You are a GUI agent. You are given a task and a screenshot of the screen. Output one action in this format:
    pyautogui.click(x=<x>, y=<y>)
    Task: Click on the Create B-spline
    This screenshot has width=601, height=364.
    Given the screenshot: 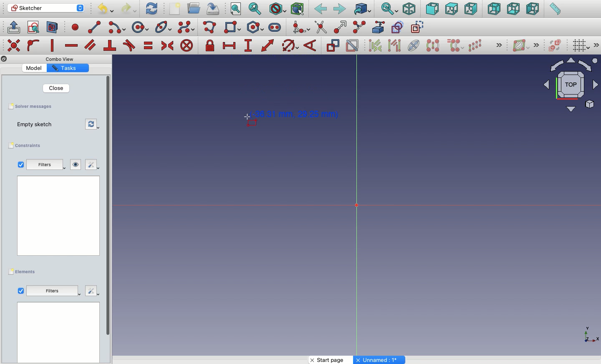 What is the action you would take?
    pyautogui.click(x=186, y=27)
    